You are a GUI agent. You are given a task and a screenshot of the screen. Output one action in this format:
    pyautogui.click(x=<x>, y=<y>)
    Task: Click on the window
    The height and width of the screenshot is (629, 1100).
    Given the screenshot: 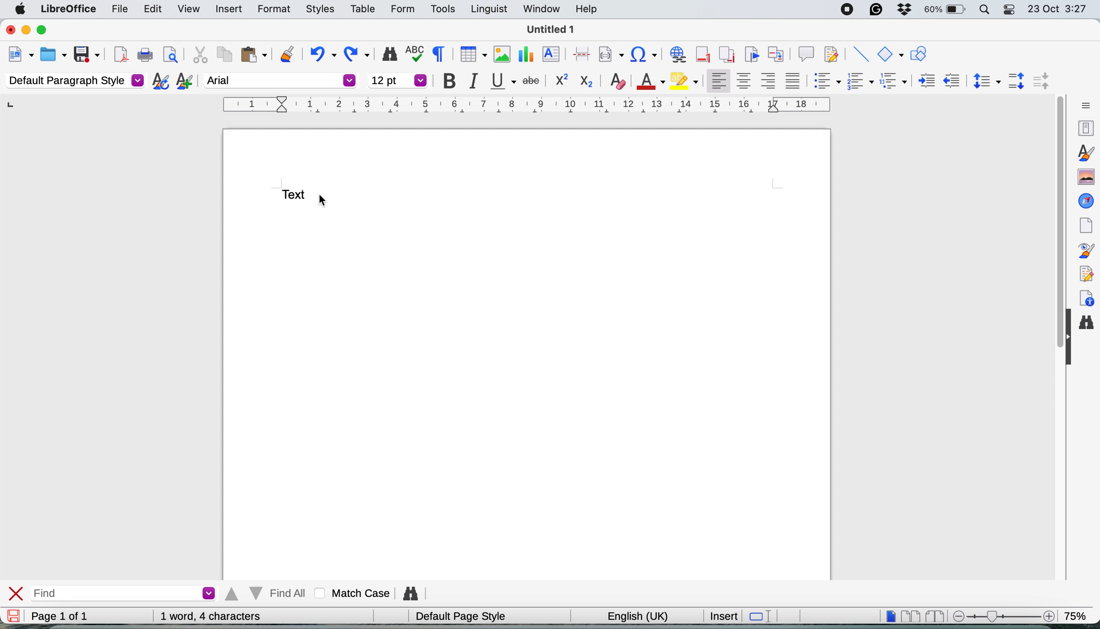 What is the action you would take?
    pyautogui.click(x=540, y=11)
    